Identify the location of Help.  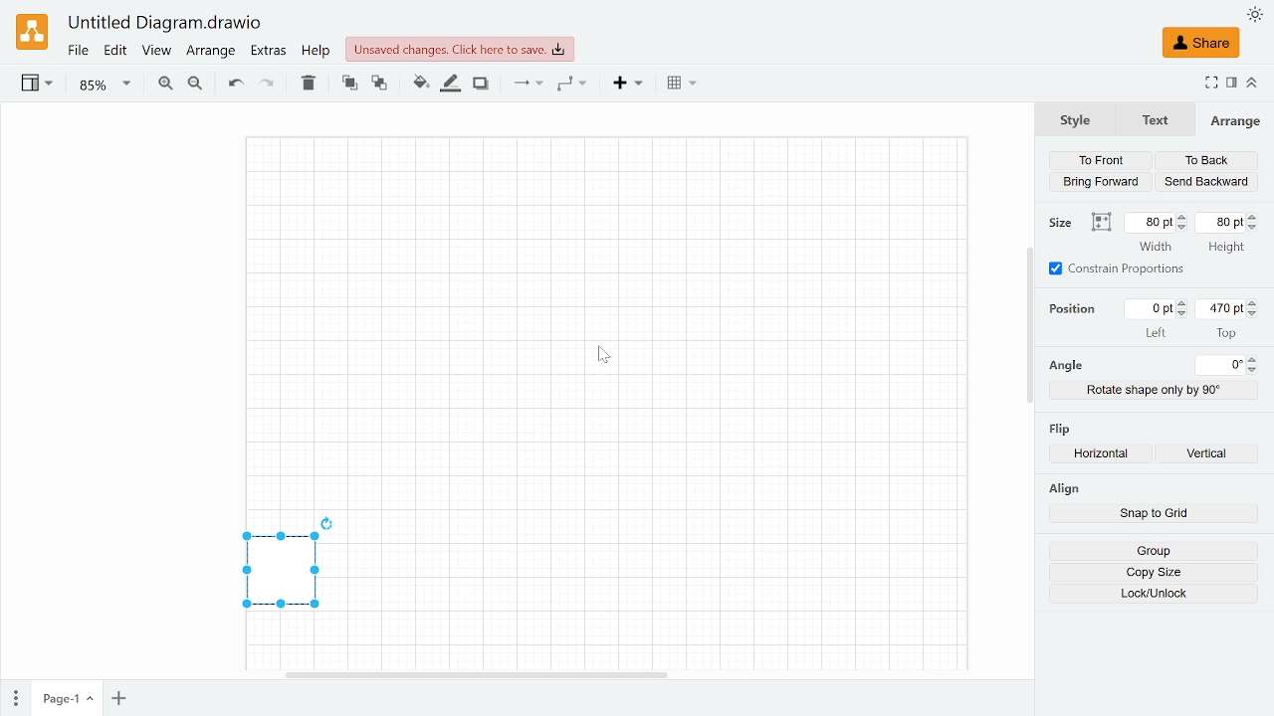
(317, 51).